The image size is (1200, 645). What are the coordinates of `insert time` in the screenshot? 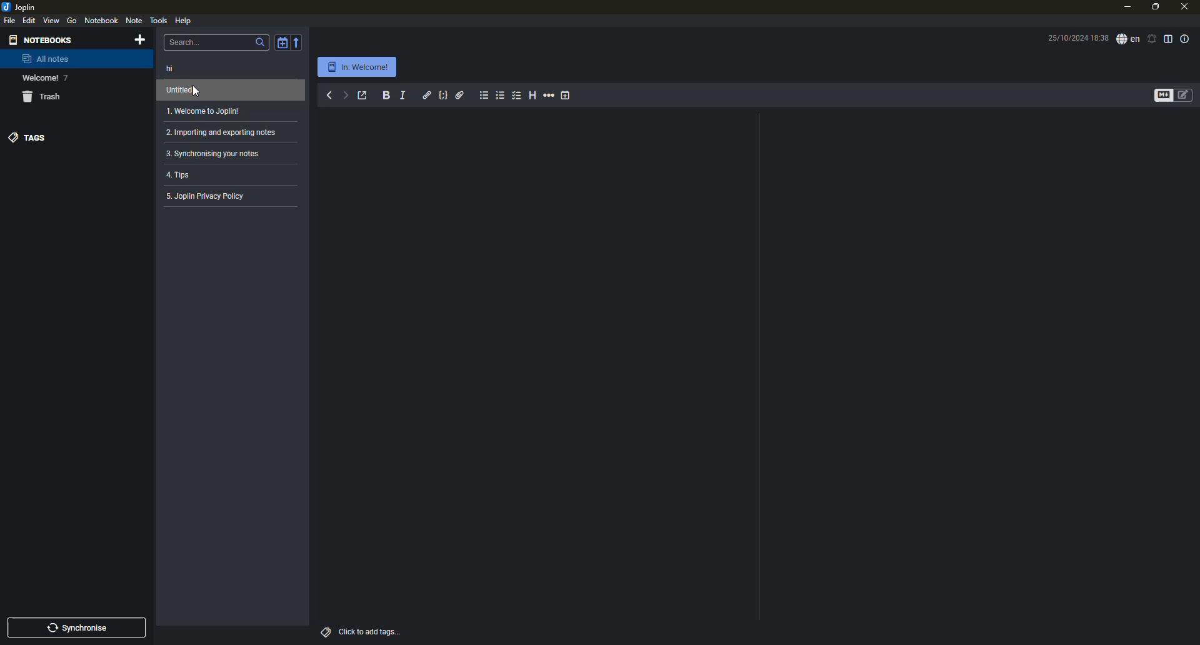 It's located at (567, 95).